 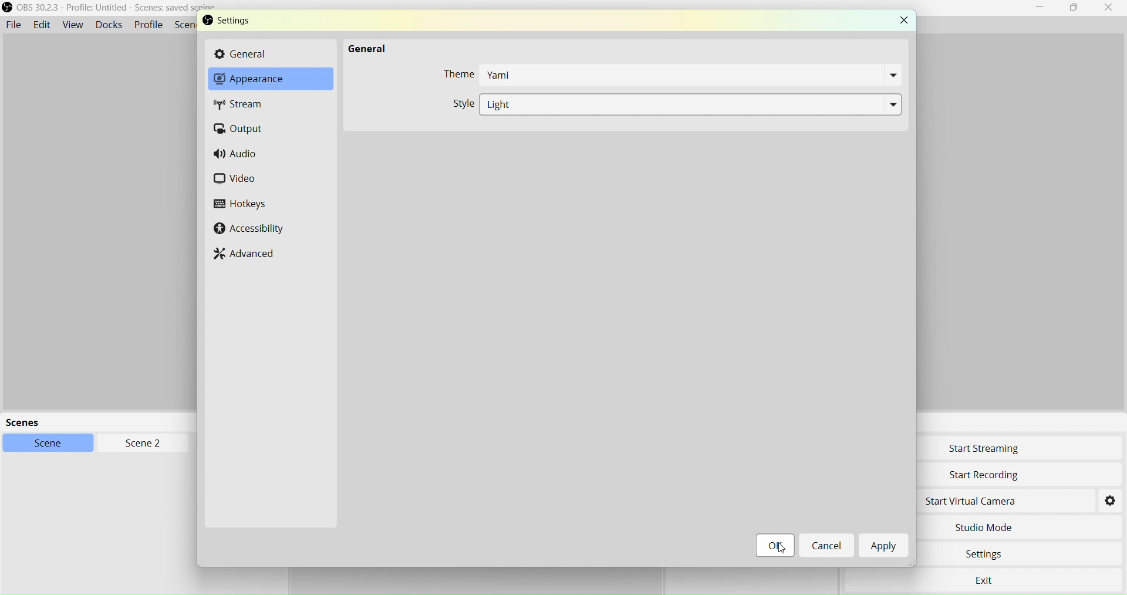 I want to click on General, so click(x=265, y=54).